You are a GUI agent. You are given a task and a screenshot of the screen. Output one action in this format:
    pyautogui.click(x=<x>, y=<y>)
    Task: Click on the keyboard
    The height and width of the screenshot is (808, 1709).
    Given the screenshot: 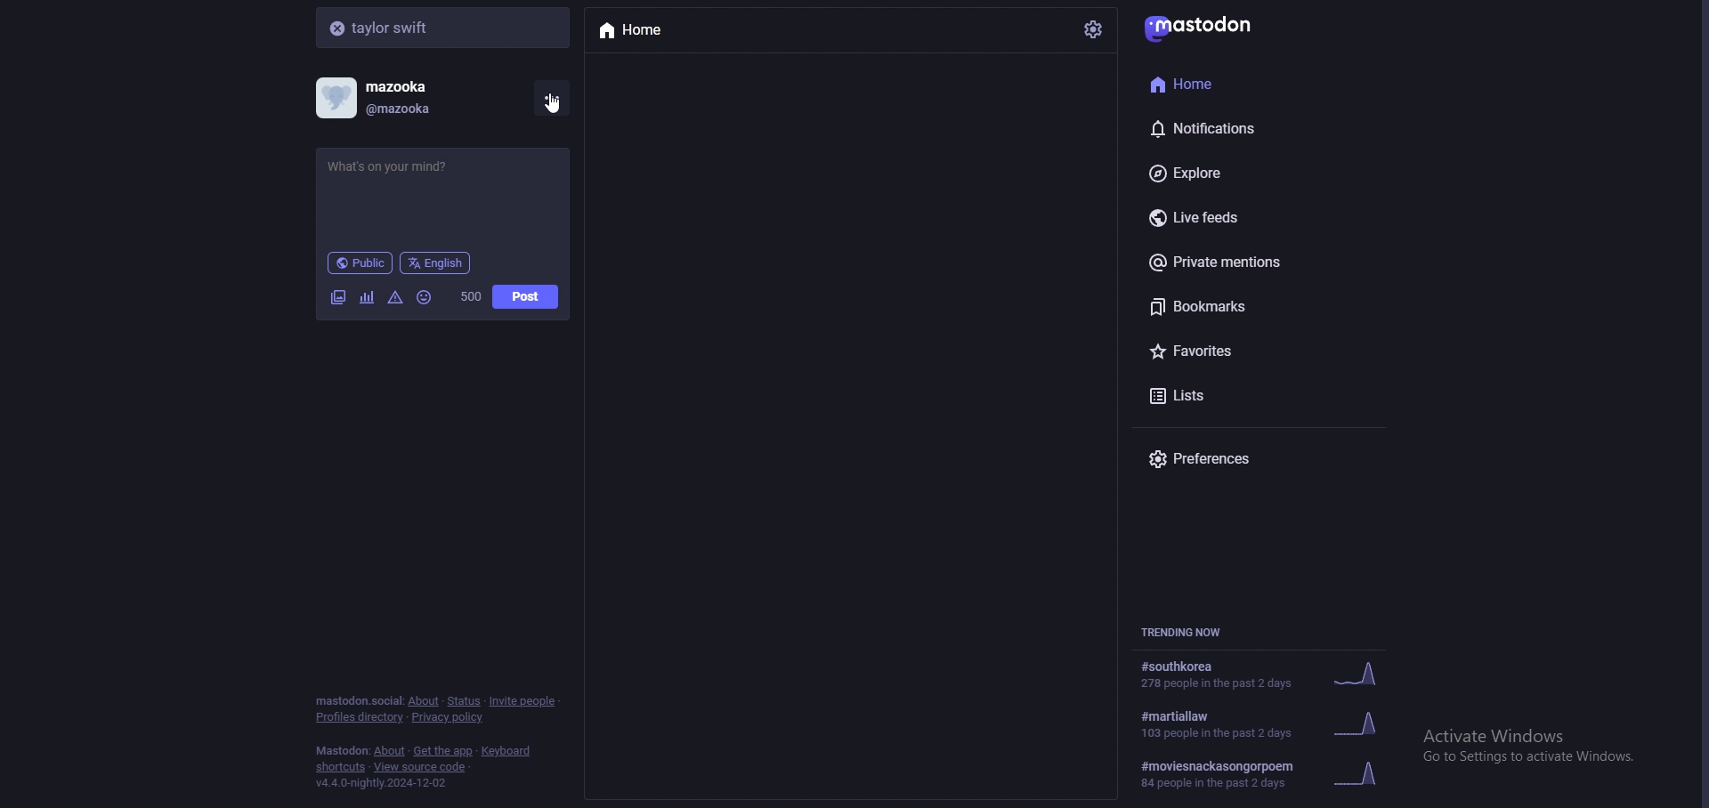 What is the action you would take?
    pyautogui.click(x=507, y=750)
    